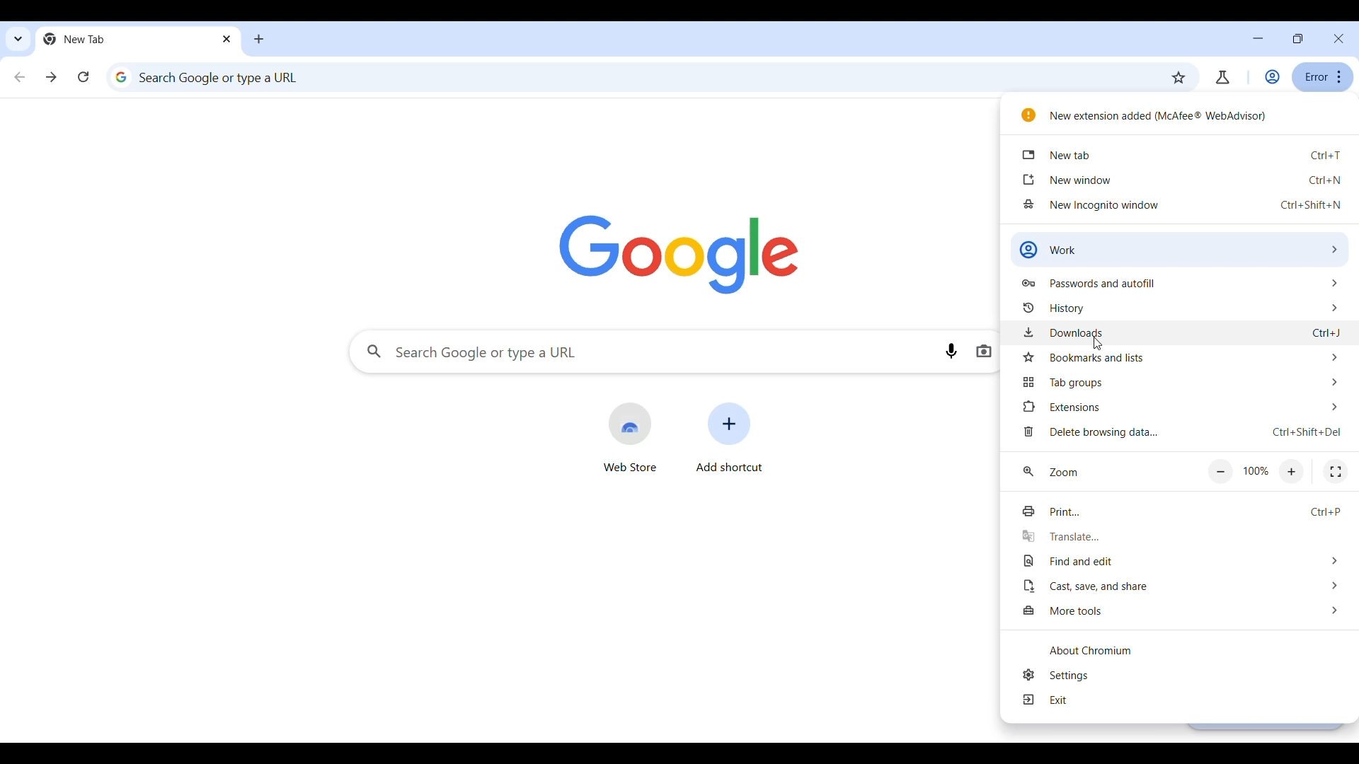 This screenshot has height=764, width=1359. Describe the element at coordinates (1182, 332) in the screenshot. I see `downloads ` at that location.